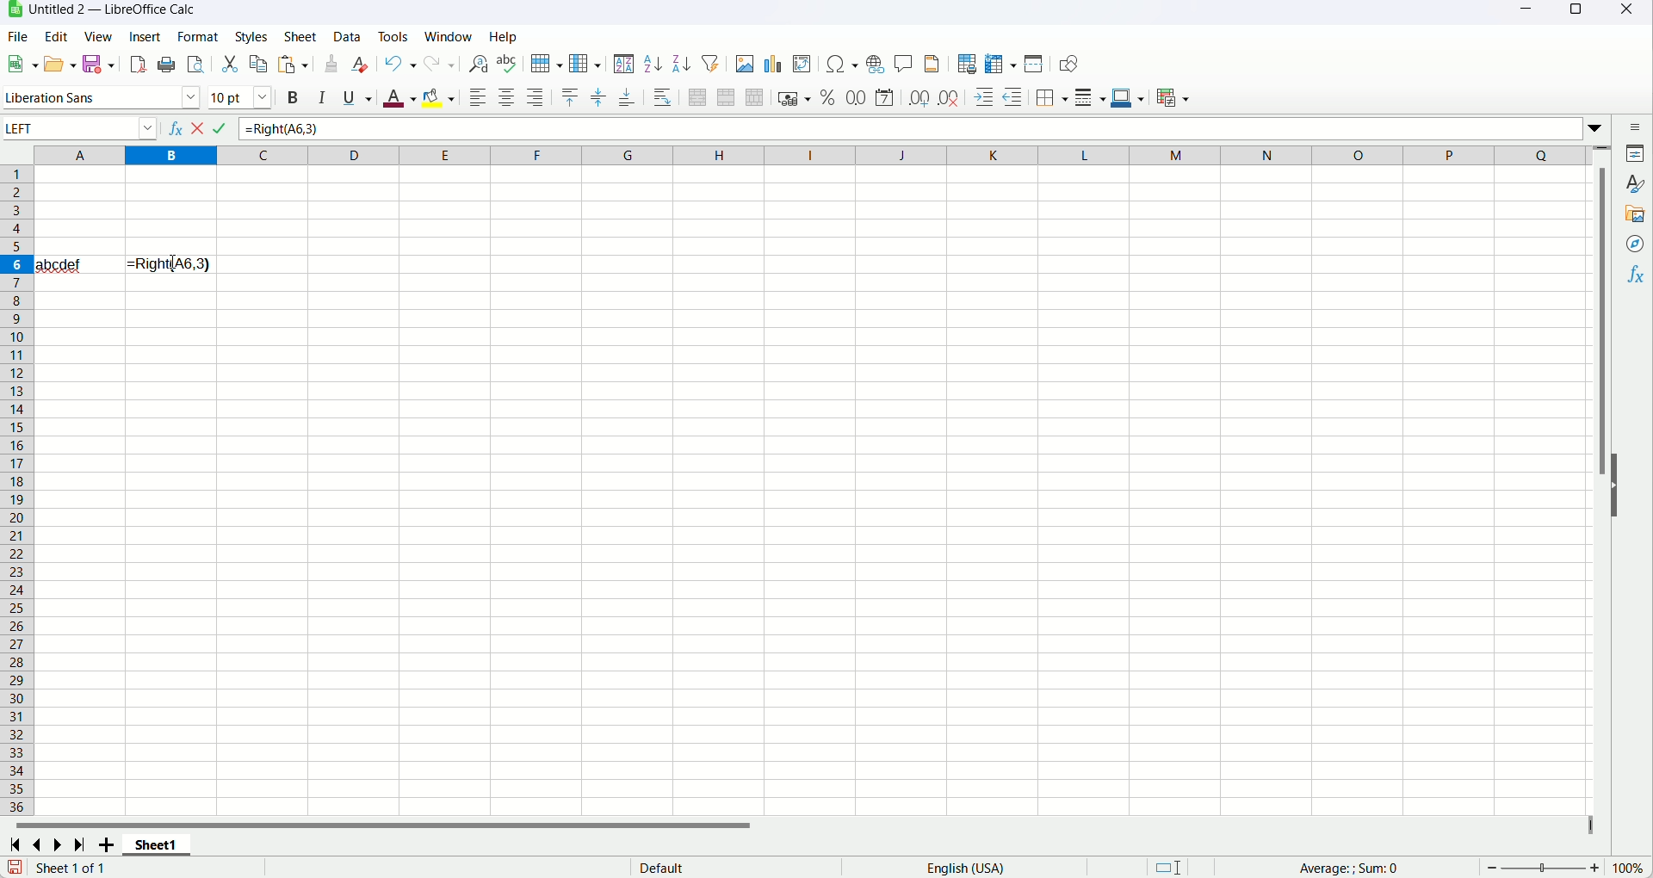  What do you see at coordinates (625, 65) in the screenshot?
I see `sort` at bounding box center [625, 65].